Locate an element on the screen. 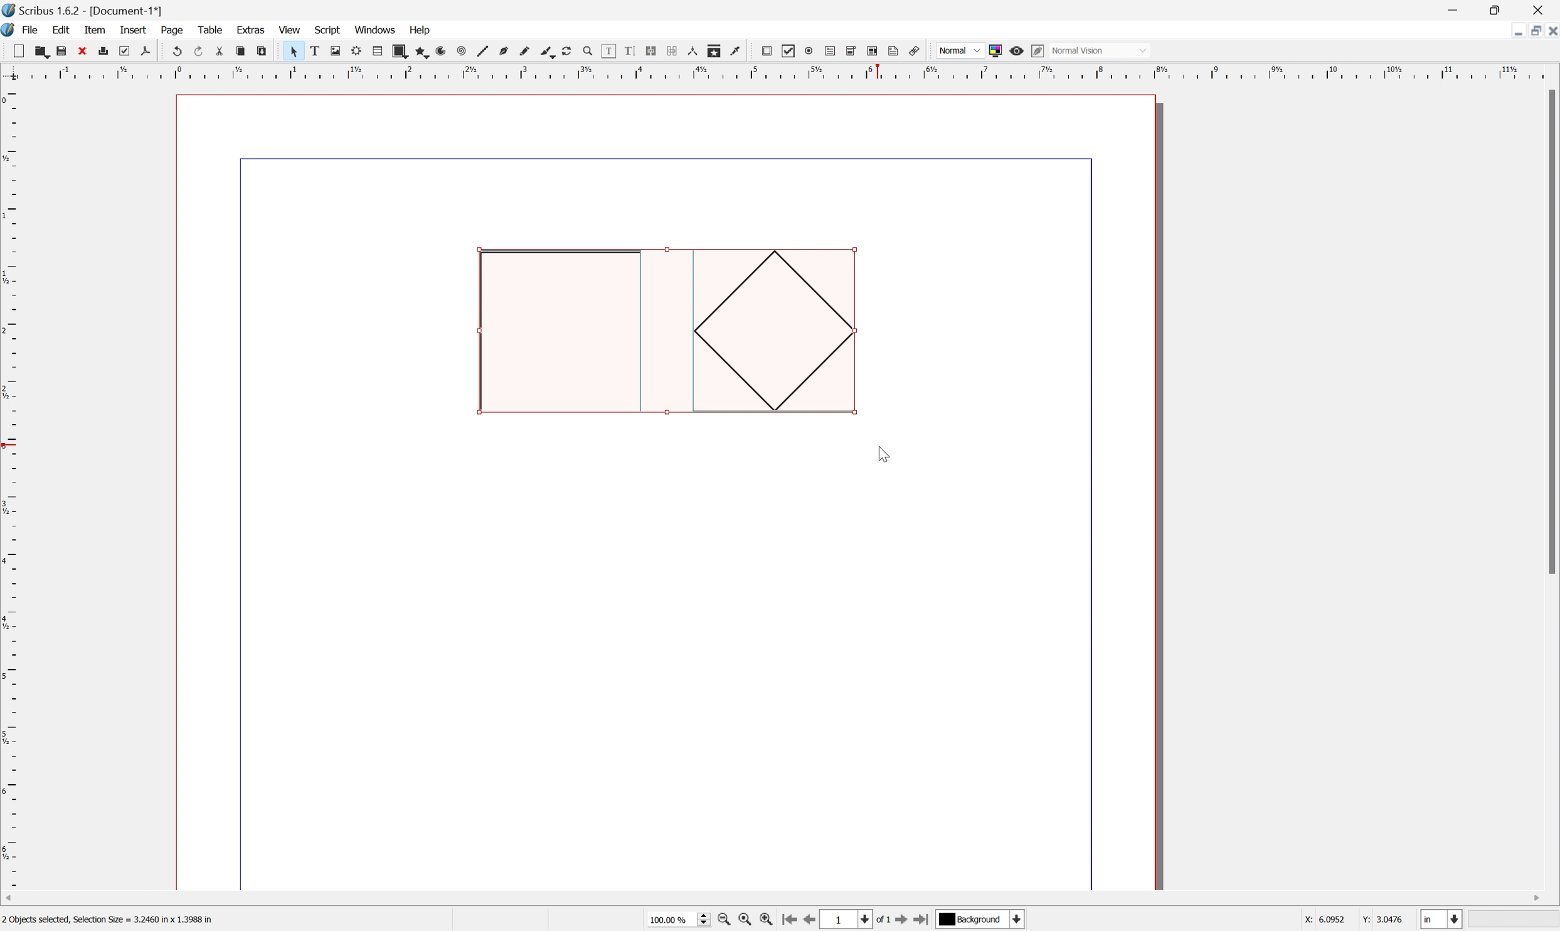  text frame is located at coordinates (311, 51).